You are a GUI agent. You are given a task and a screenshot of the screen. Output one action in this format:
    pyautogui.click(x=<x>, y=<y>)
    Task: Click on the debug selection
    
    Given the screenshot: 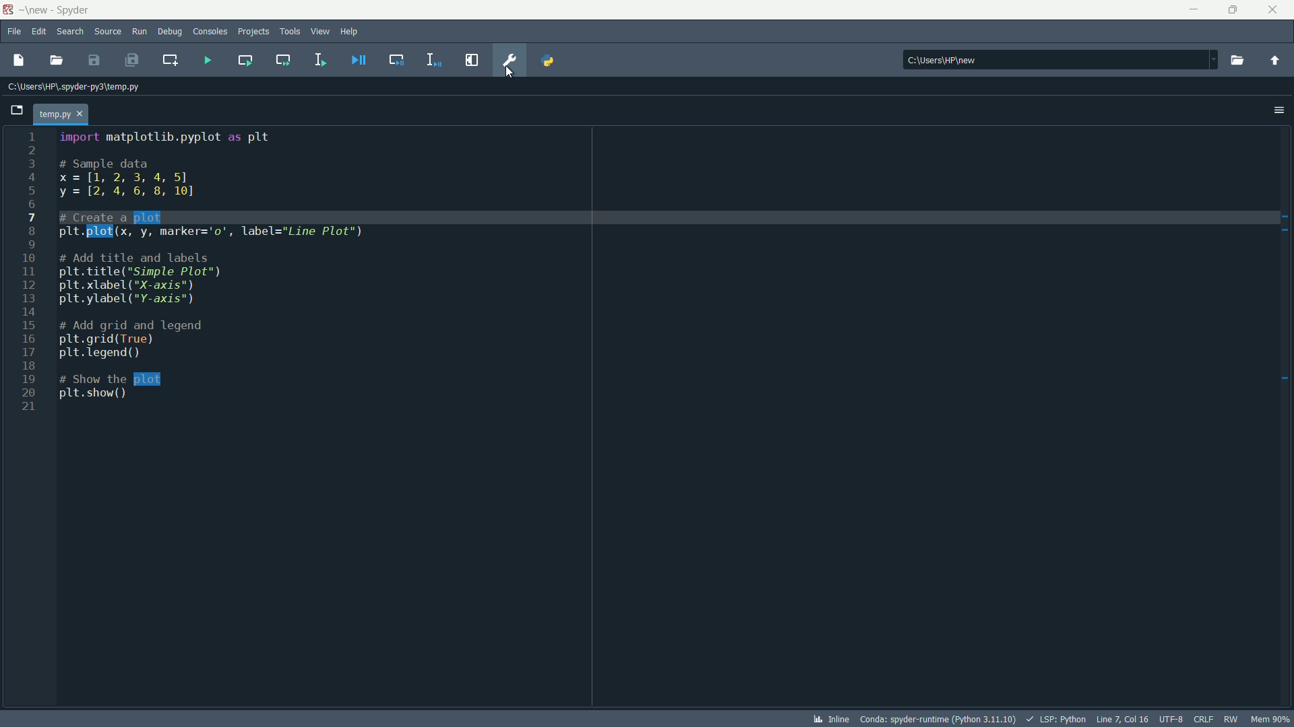 What is the action you would take?
    pyautogui.click(x=435, y=60)
    